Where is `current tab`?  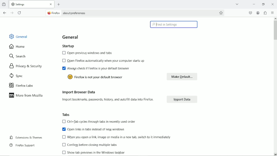
current tab is located at coordinates (32, 4).